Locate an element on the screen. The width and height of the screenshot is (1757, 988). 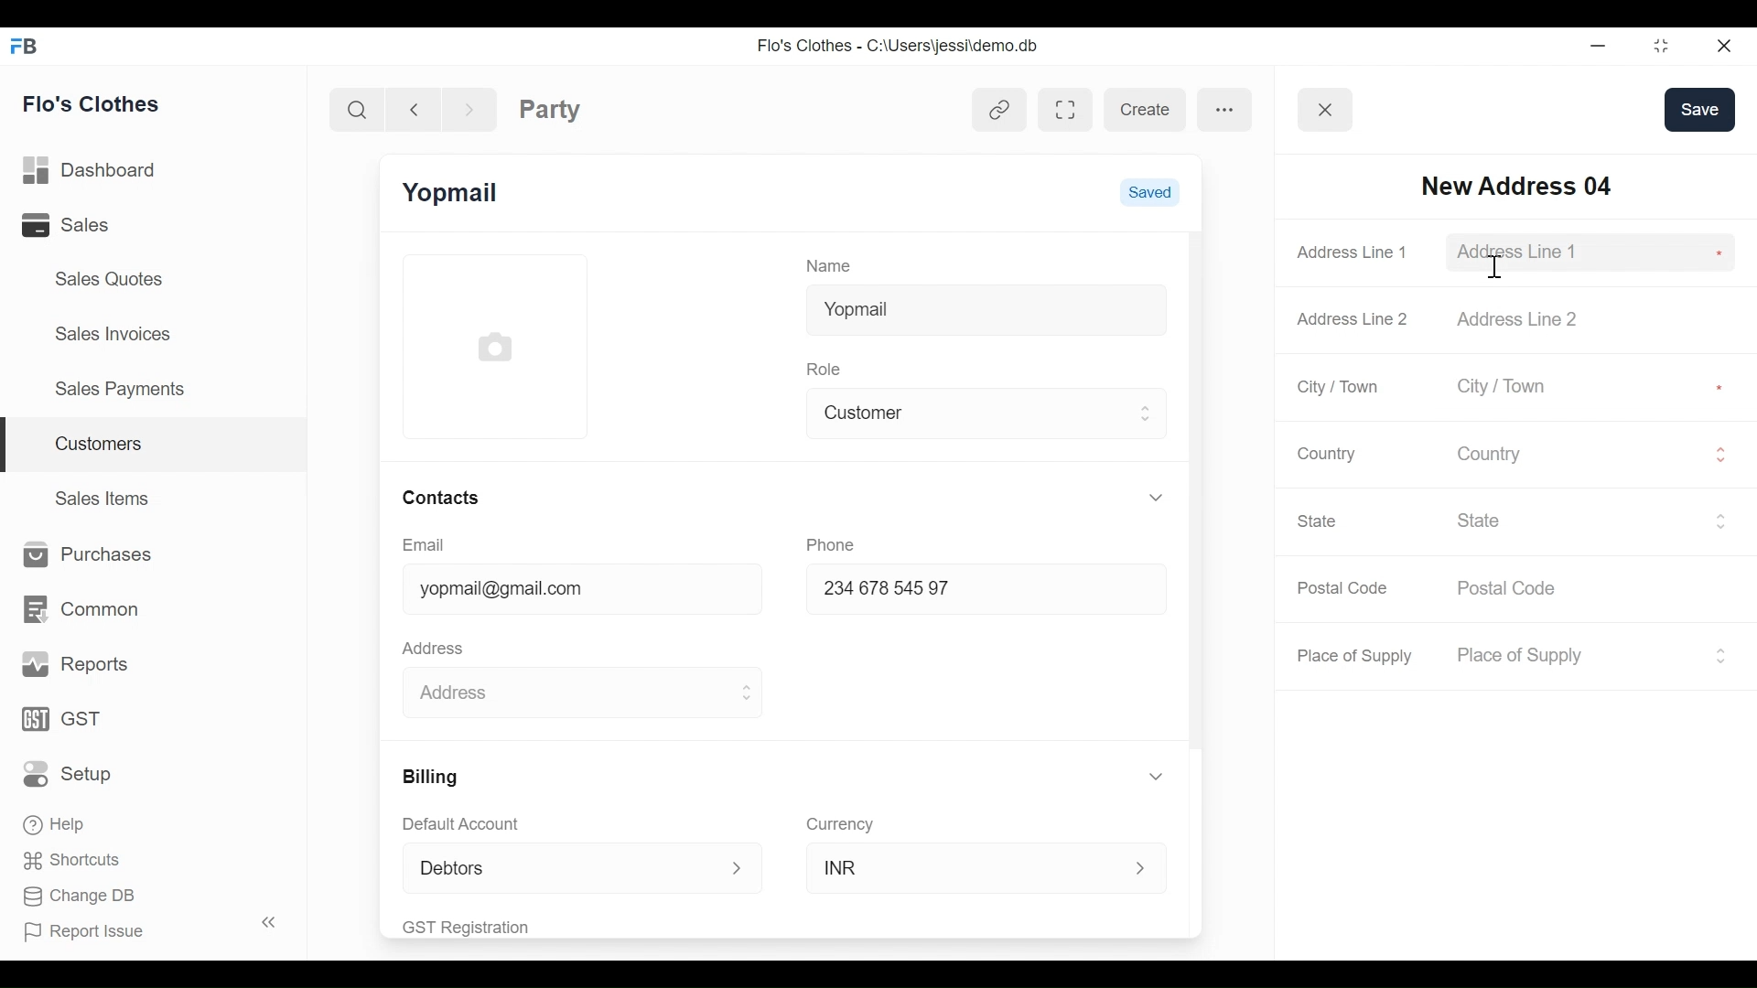
View linked entries is located at coordinates (999, 113).